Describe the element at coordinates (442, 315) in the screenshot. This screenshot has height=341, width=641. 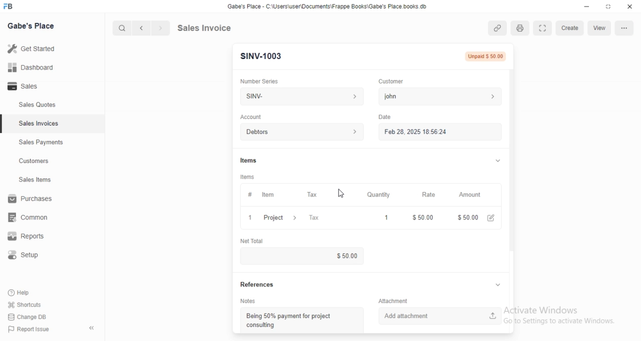
I see `Add attachment` at that location.